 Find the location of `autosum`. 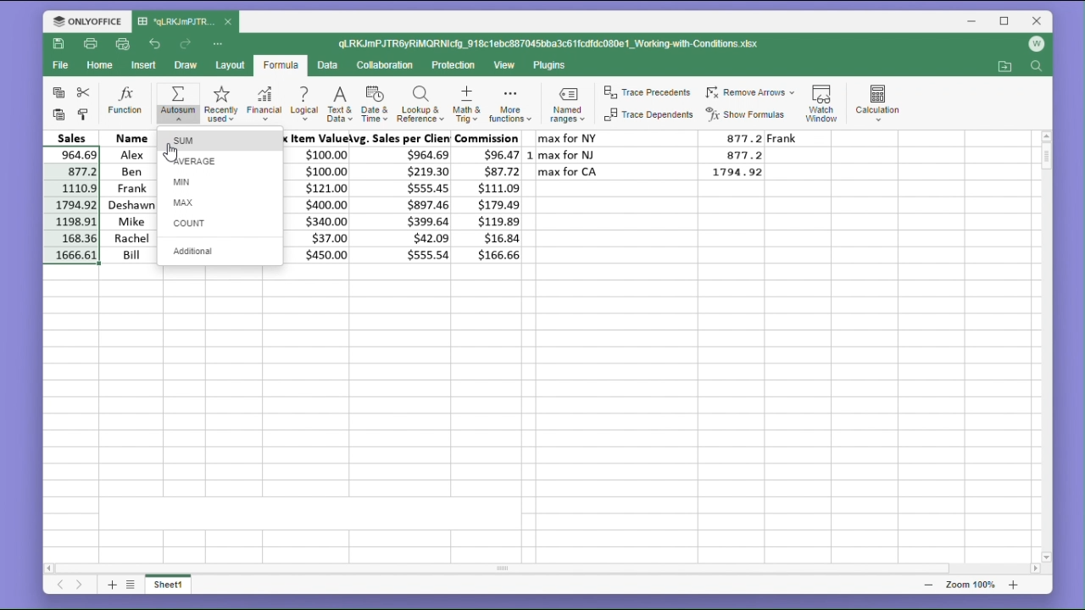

autosum is located at coordinates (178, 102).